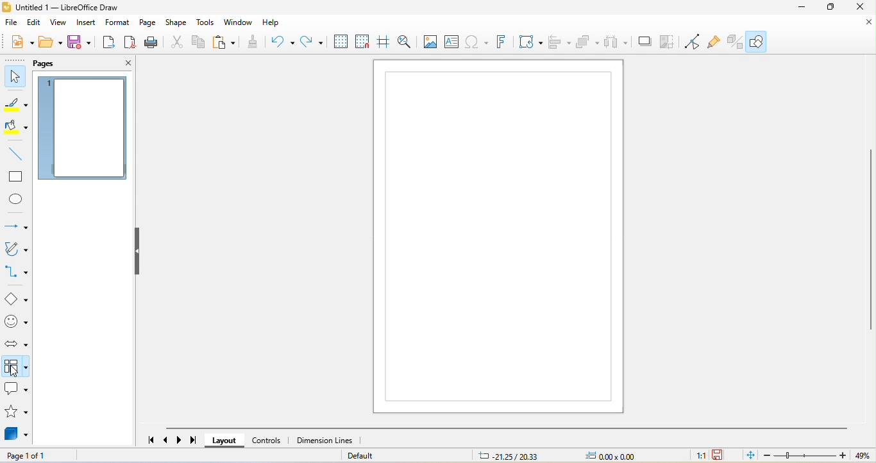 The height and width of the screenshot is (463, 876). What do you see at coordinates (747, 455) in the screenshot?
I see `fit page to current window` at bounding box center [747, 455].